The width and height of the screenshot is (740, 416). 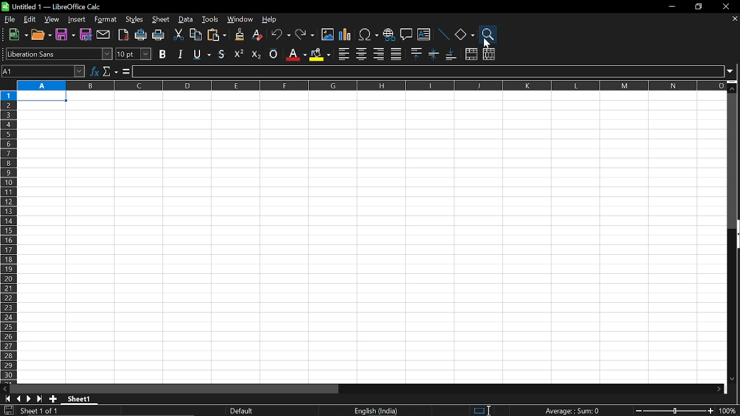 I want to click on bold, so click(x=164, y=54).